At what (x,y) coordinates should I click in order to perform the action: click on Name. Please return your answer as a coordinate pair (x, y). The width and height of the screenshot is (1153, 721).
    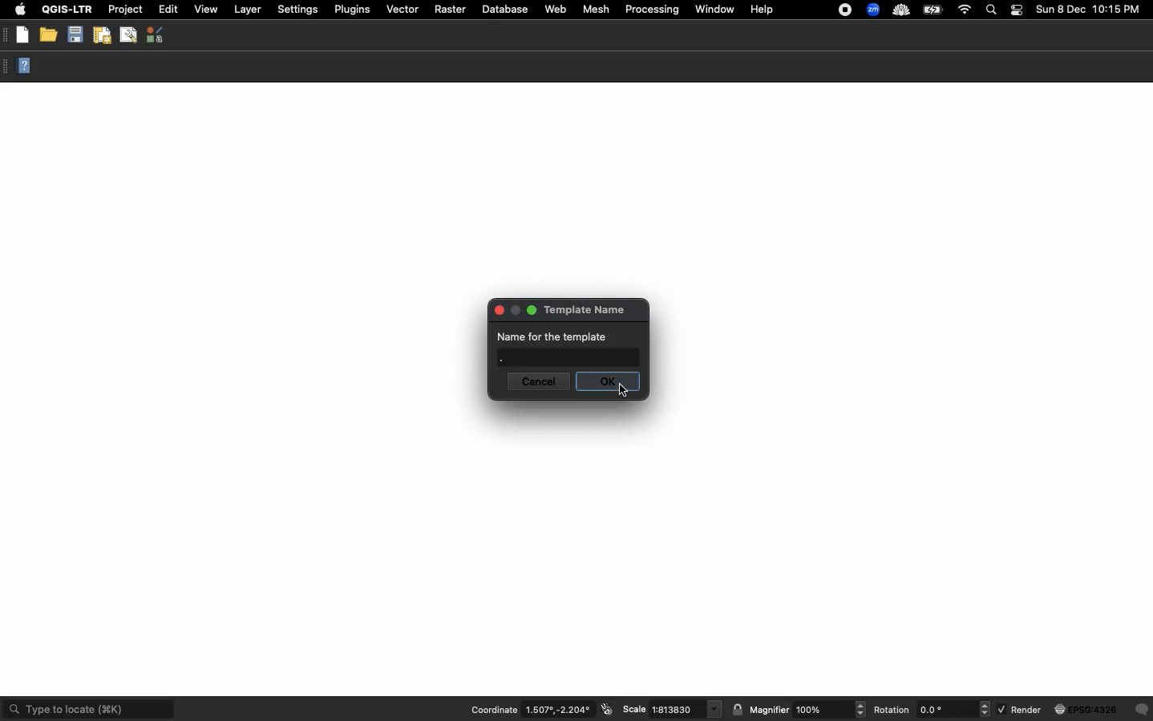
    Looking at the image, I should click on (562, 338).